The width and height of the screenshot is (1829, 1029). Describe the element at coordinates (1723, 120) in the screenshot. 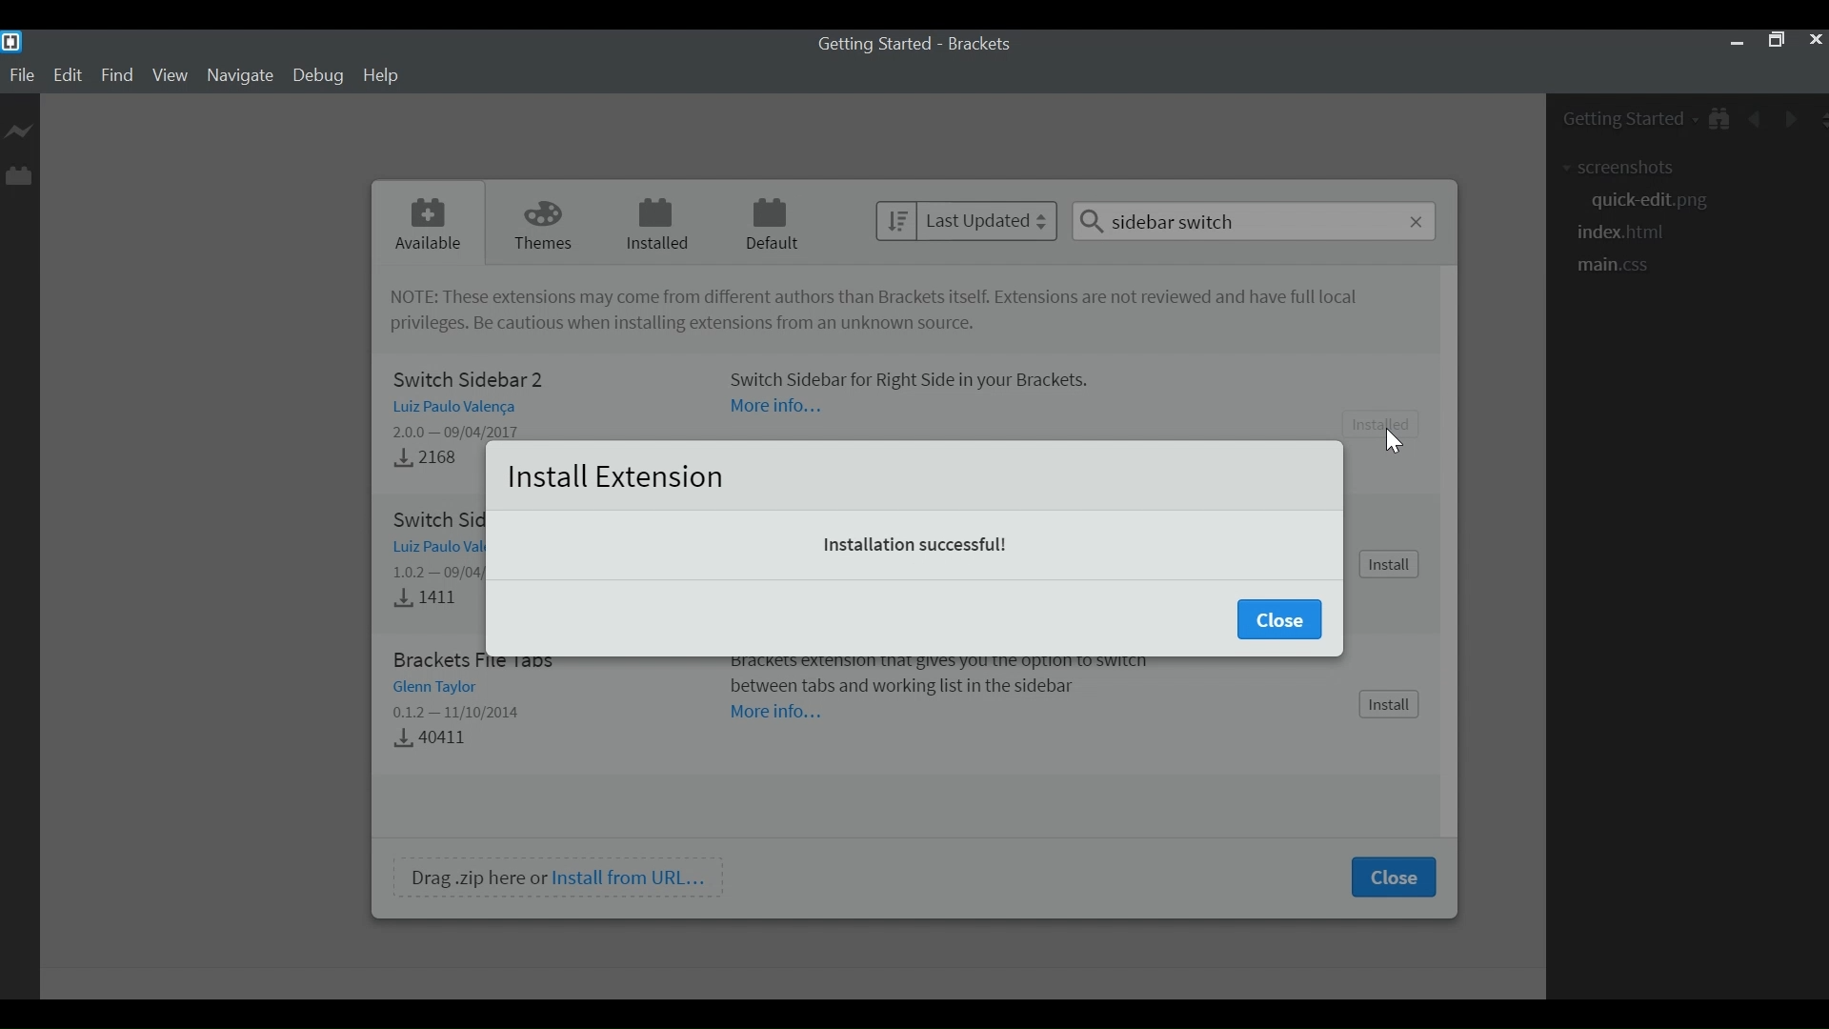

I see `Show in File Tree` at that location.